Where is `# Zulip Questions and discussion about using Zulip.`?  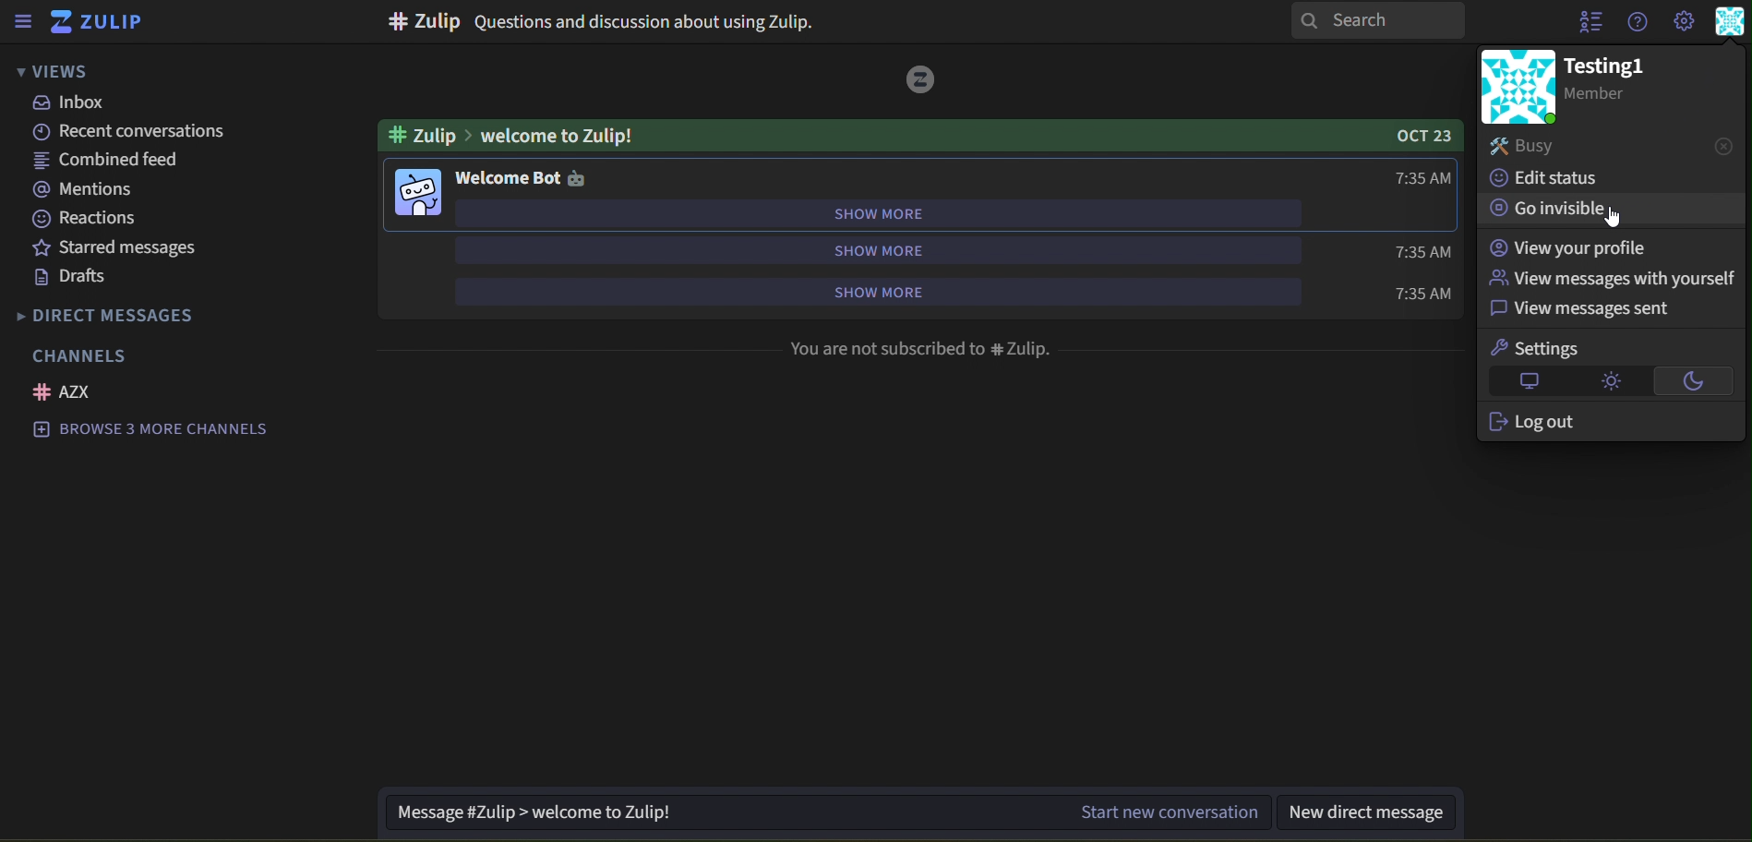
# Zulip Questions and discussion about using Zulip. is located at coordinates (597, 24).